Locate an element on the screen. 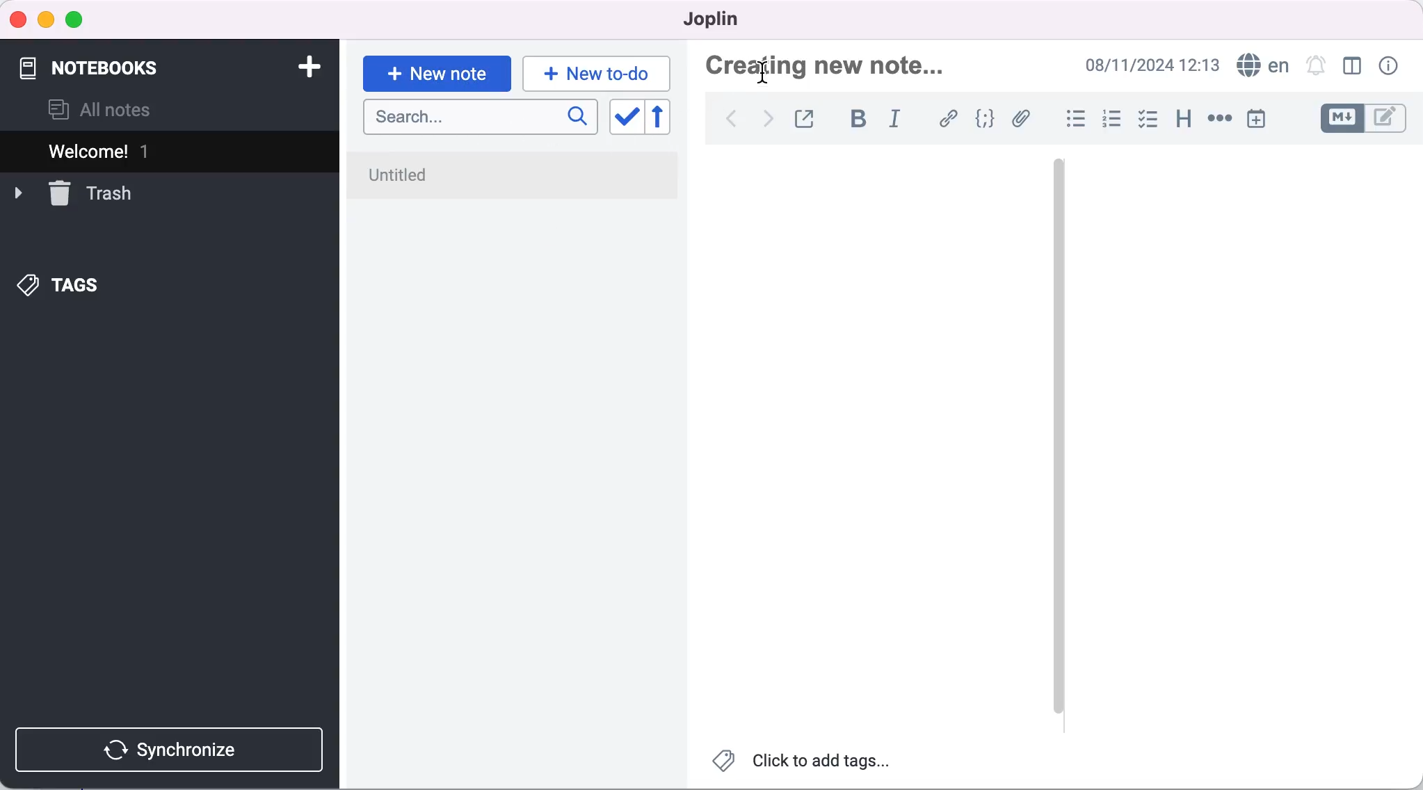 The image size is (1423, 790). forward is located at coordinates (765, 123).